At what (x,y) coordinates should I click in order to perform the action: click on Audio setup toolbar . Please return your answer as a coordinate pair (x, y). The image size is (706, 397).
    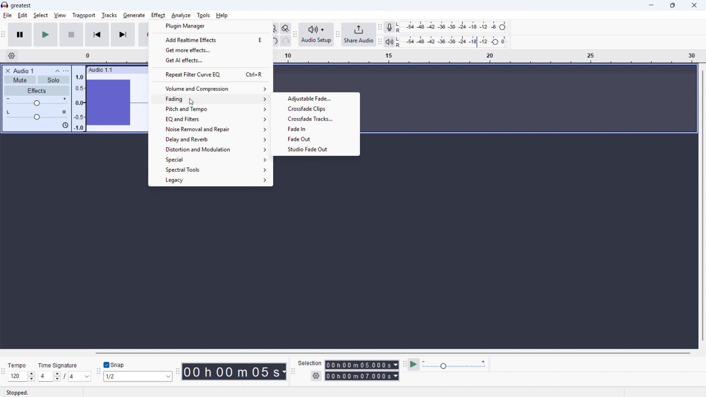
    Looking at the image, I should click on (295, 35).